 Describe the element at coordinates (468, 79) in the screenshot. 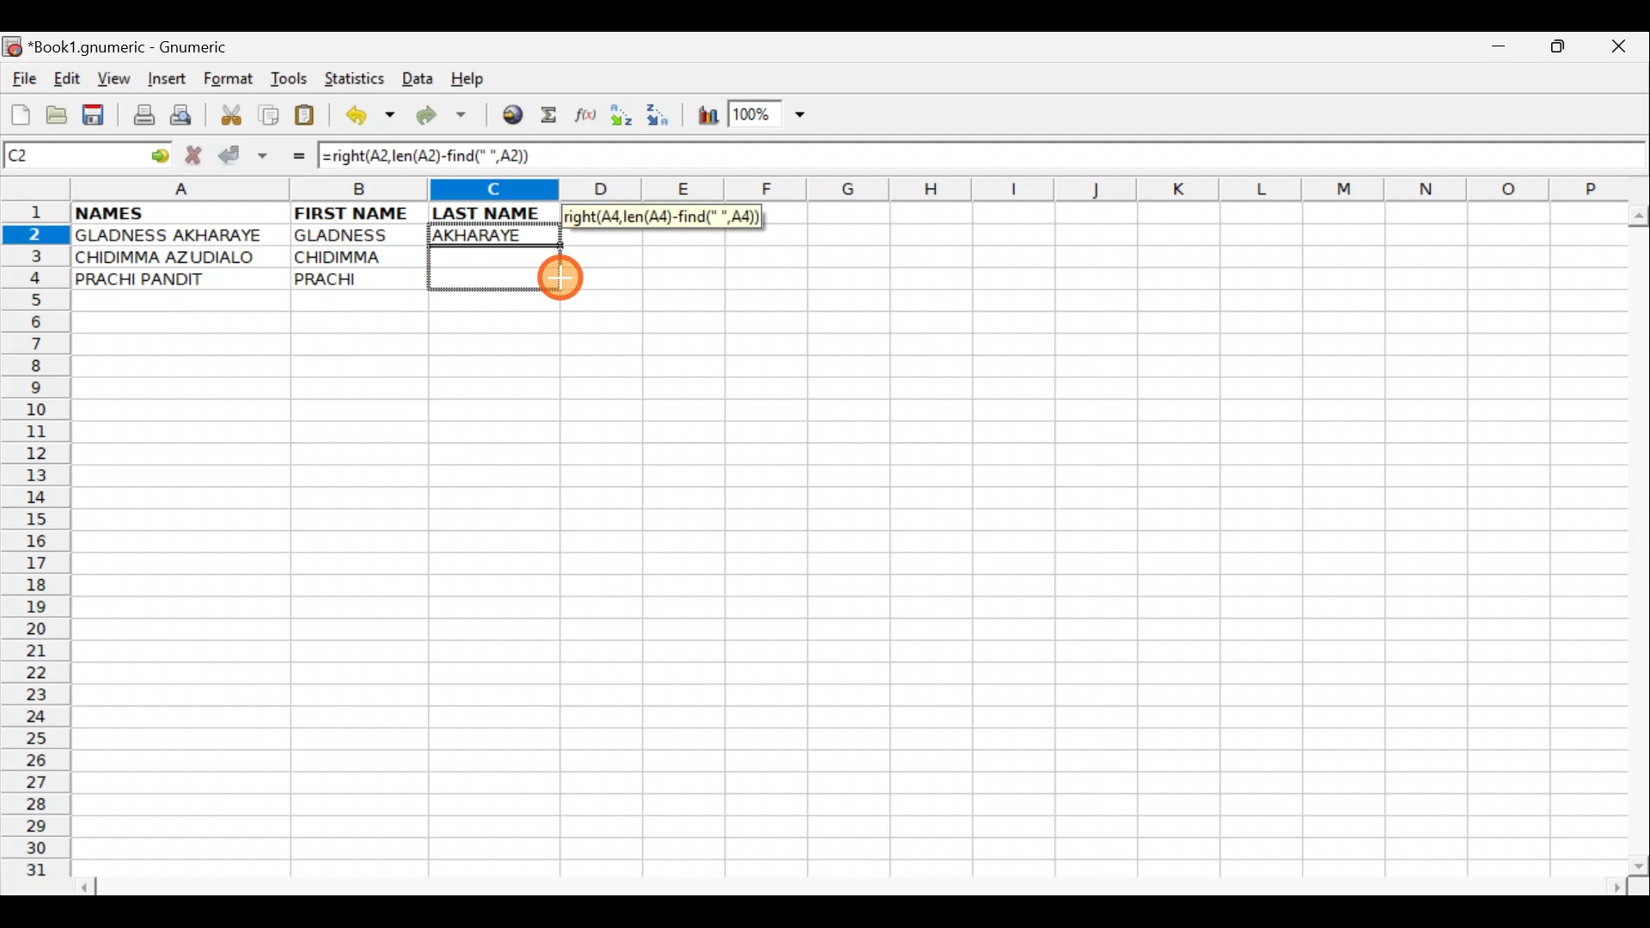

I see `Help` at that location.